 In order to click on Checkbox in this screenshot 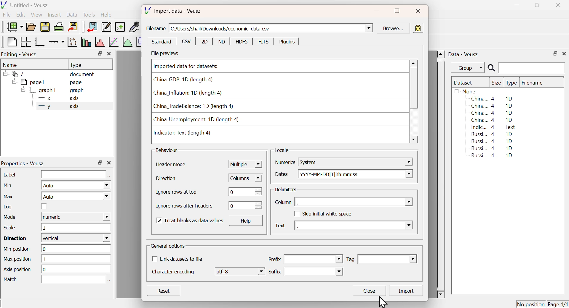, I will do `click(159, 221)`.